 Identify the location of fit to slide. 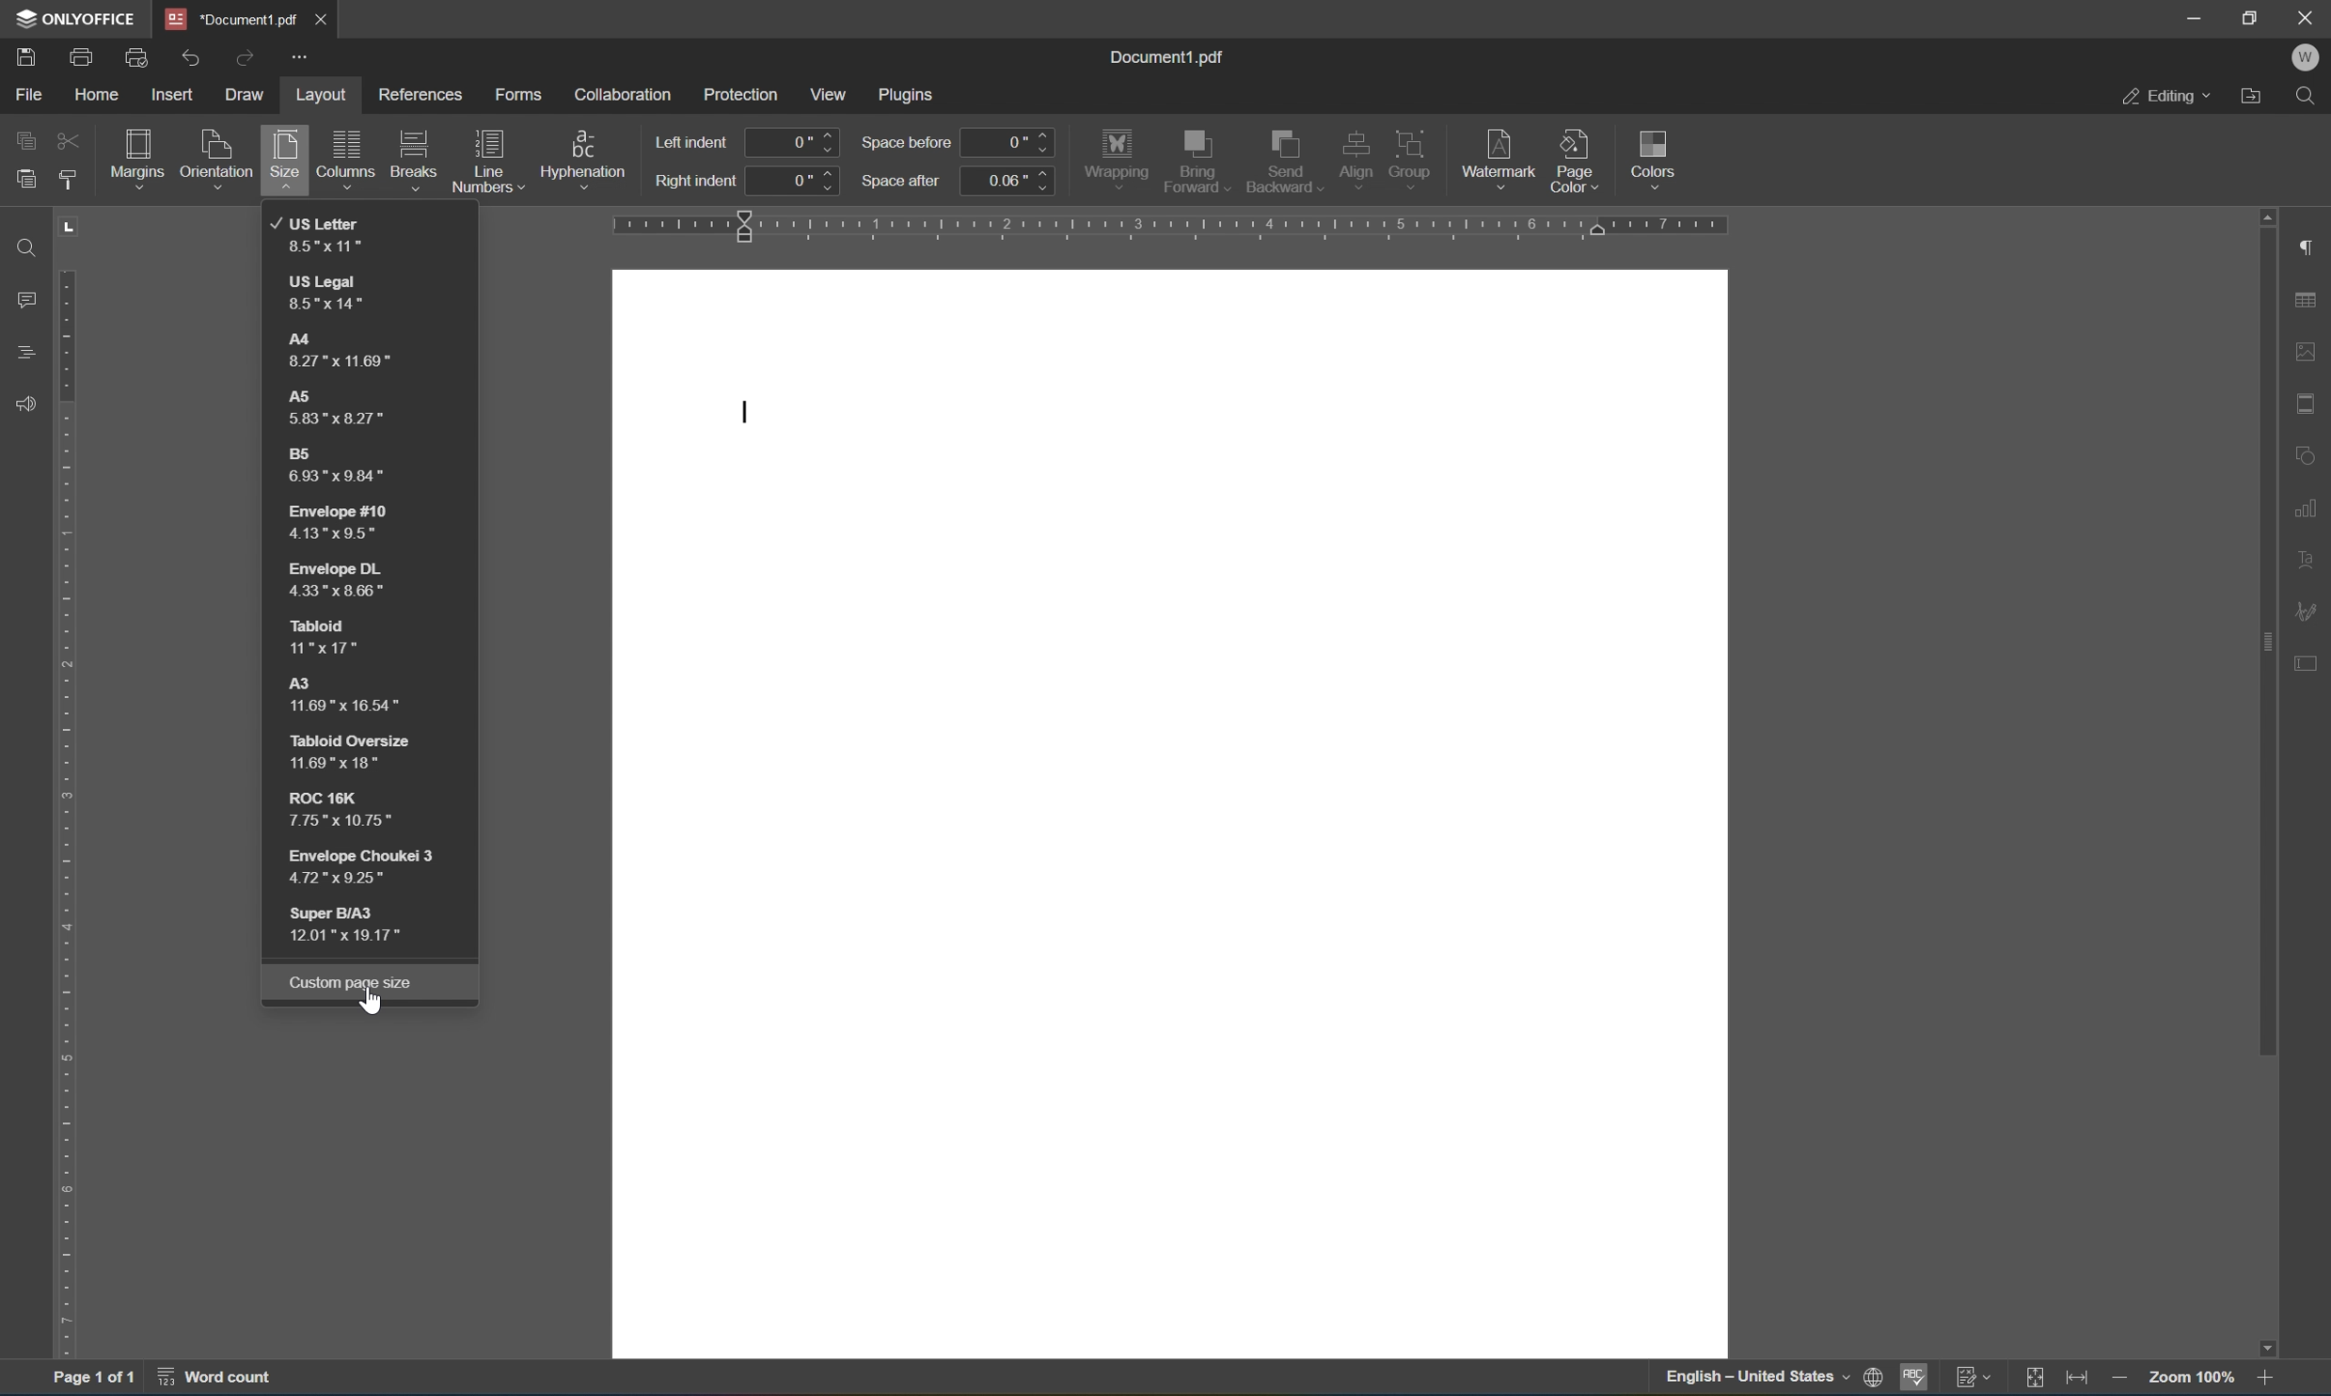
(2041, 1377).